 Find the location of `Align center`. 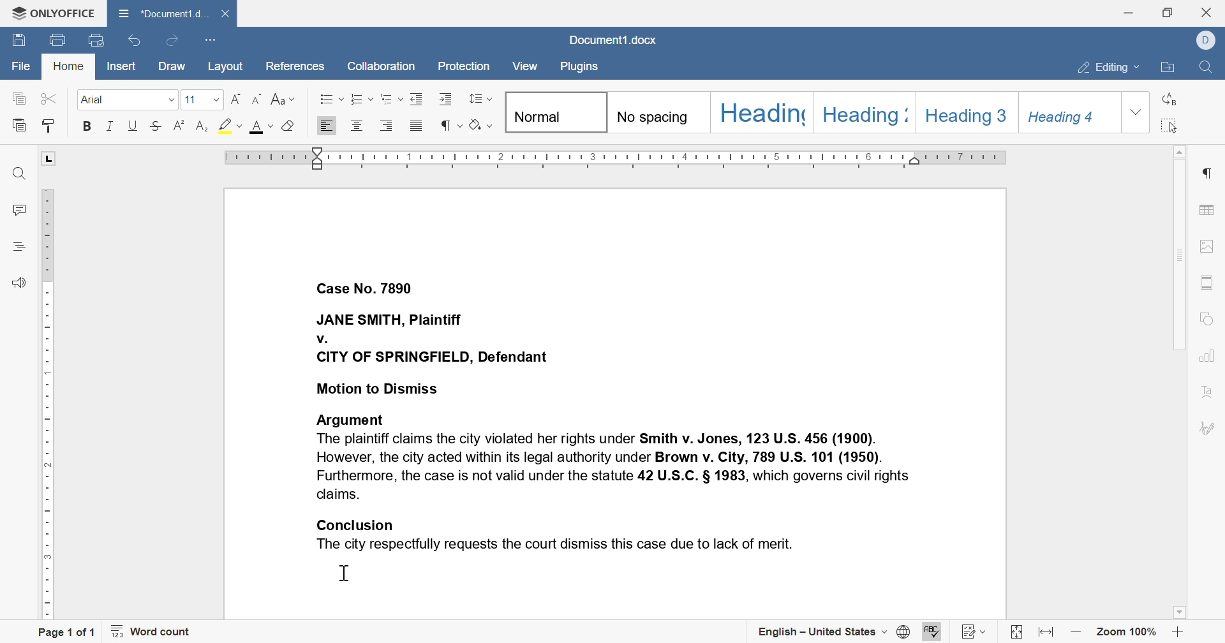

Align center is located at coordinates (357, 127).